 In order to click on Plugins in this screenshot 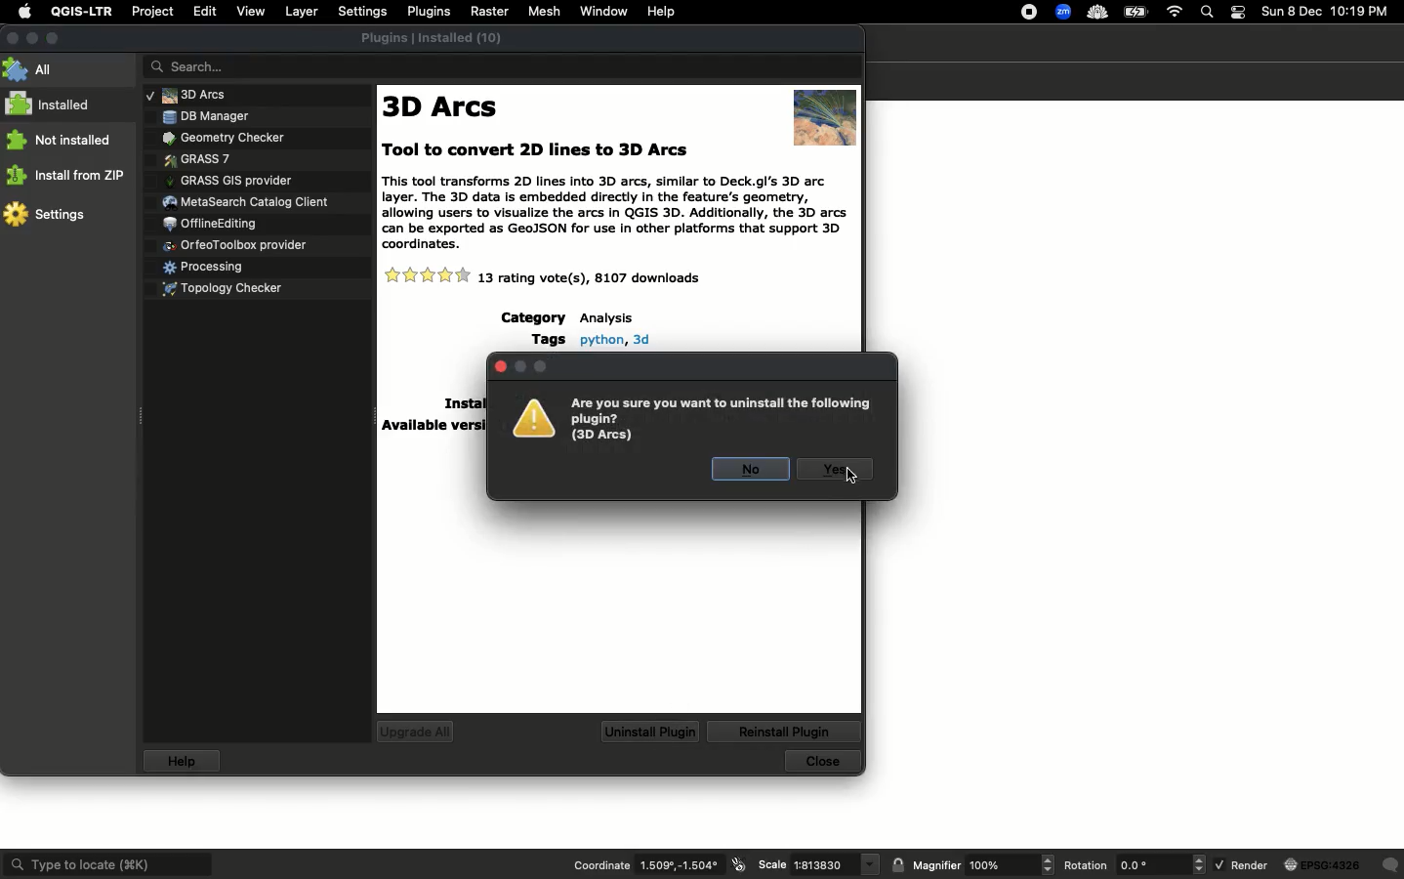, I will do `click(228, 179)`.